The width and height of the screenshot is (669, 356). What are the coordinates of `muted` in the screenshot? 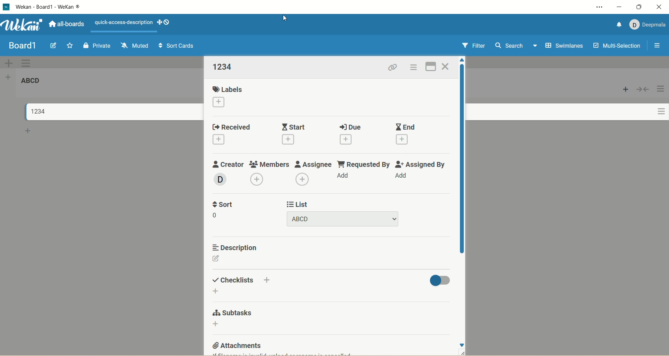 It's located at (134, 46).